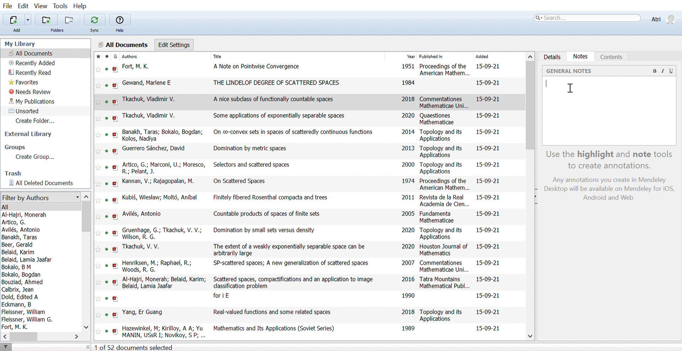 The width and height of the screenshot is (682, 351). I want to click on Add this reference to favorites, so click(98, 102).